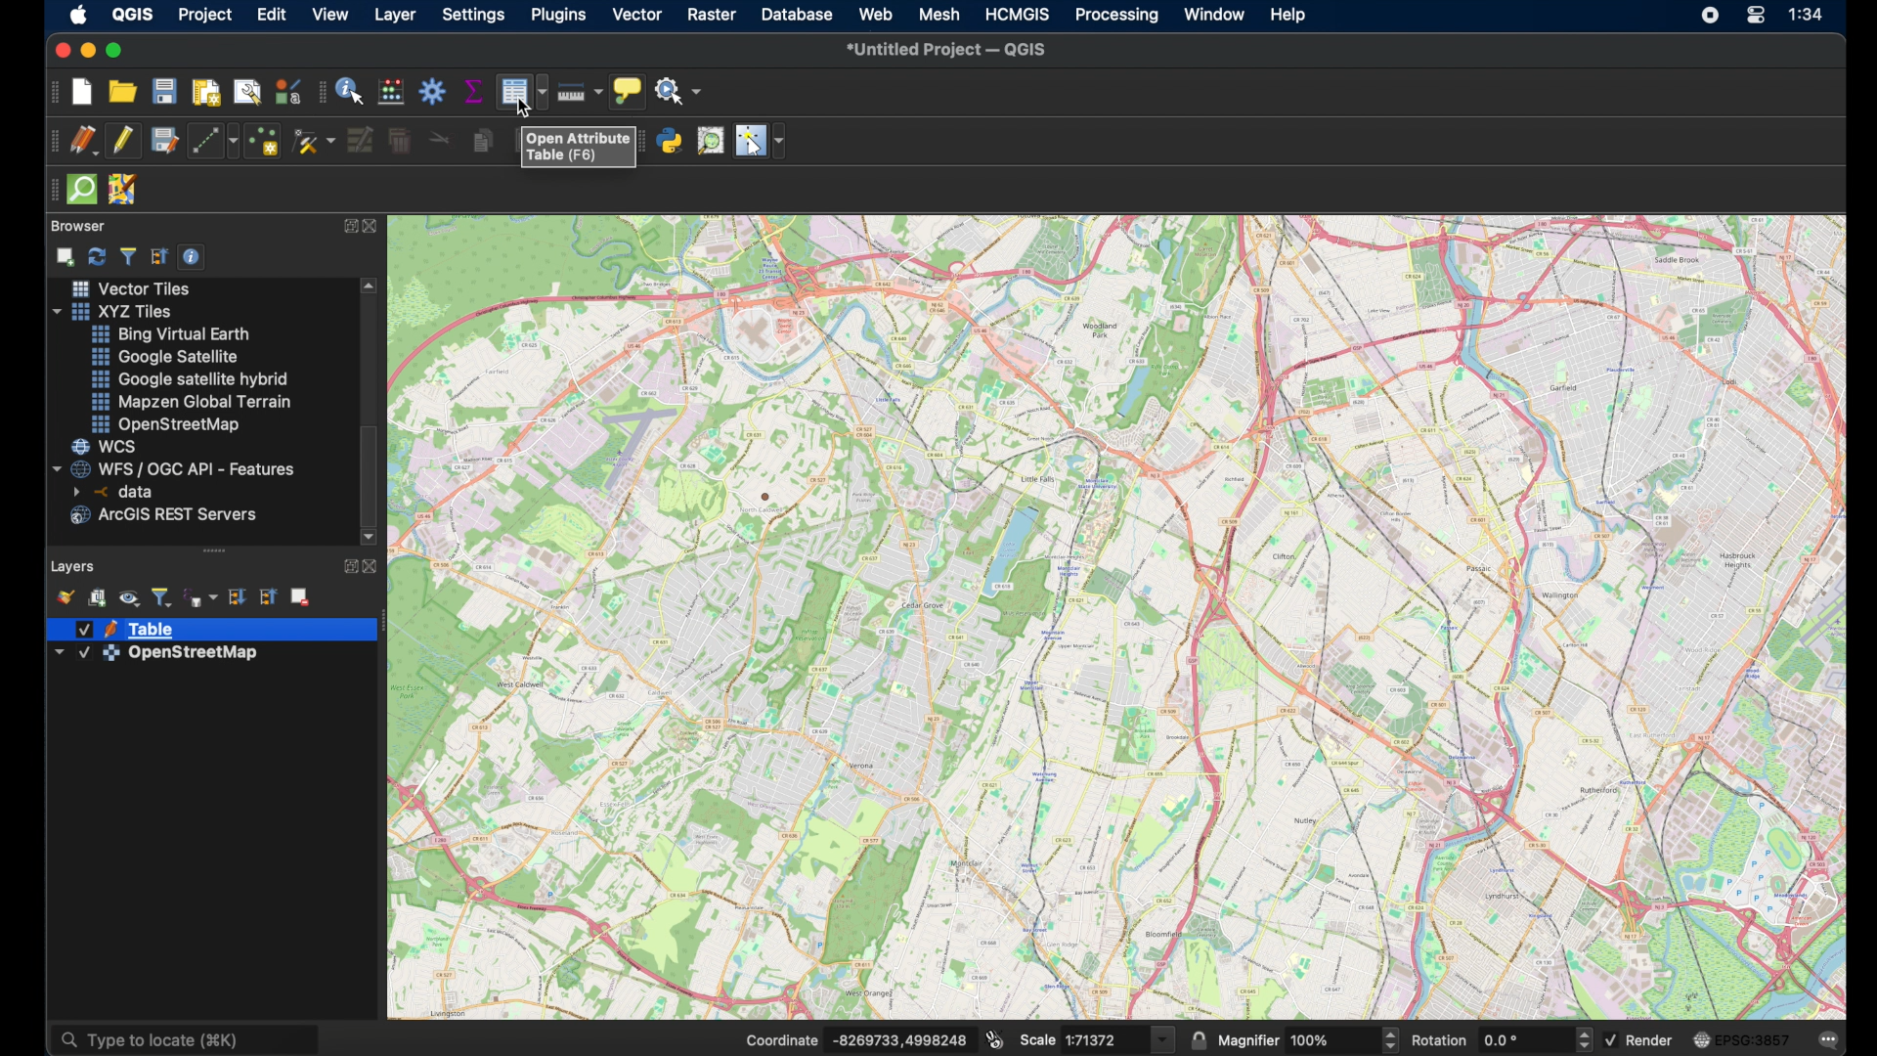 The height and width of the screenshot is (1056, 1877). What do you see at coordinates (1036, 1038) in the screenshot?
I see `scale` at bounding box center [1036, 1038].